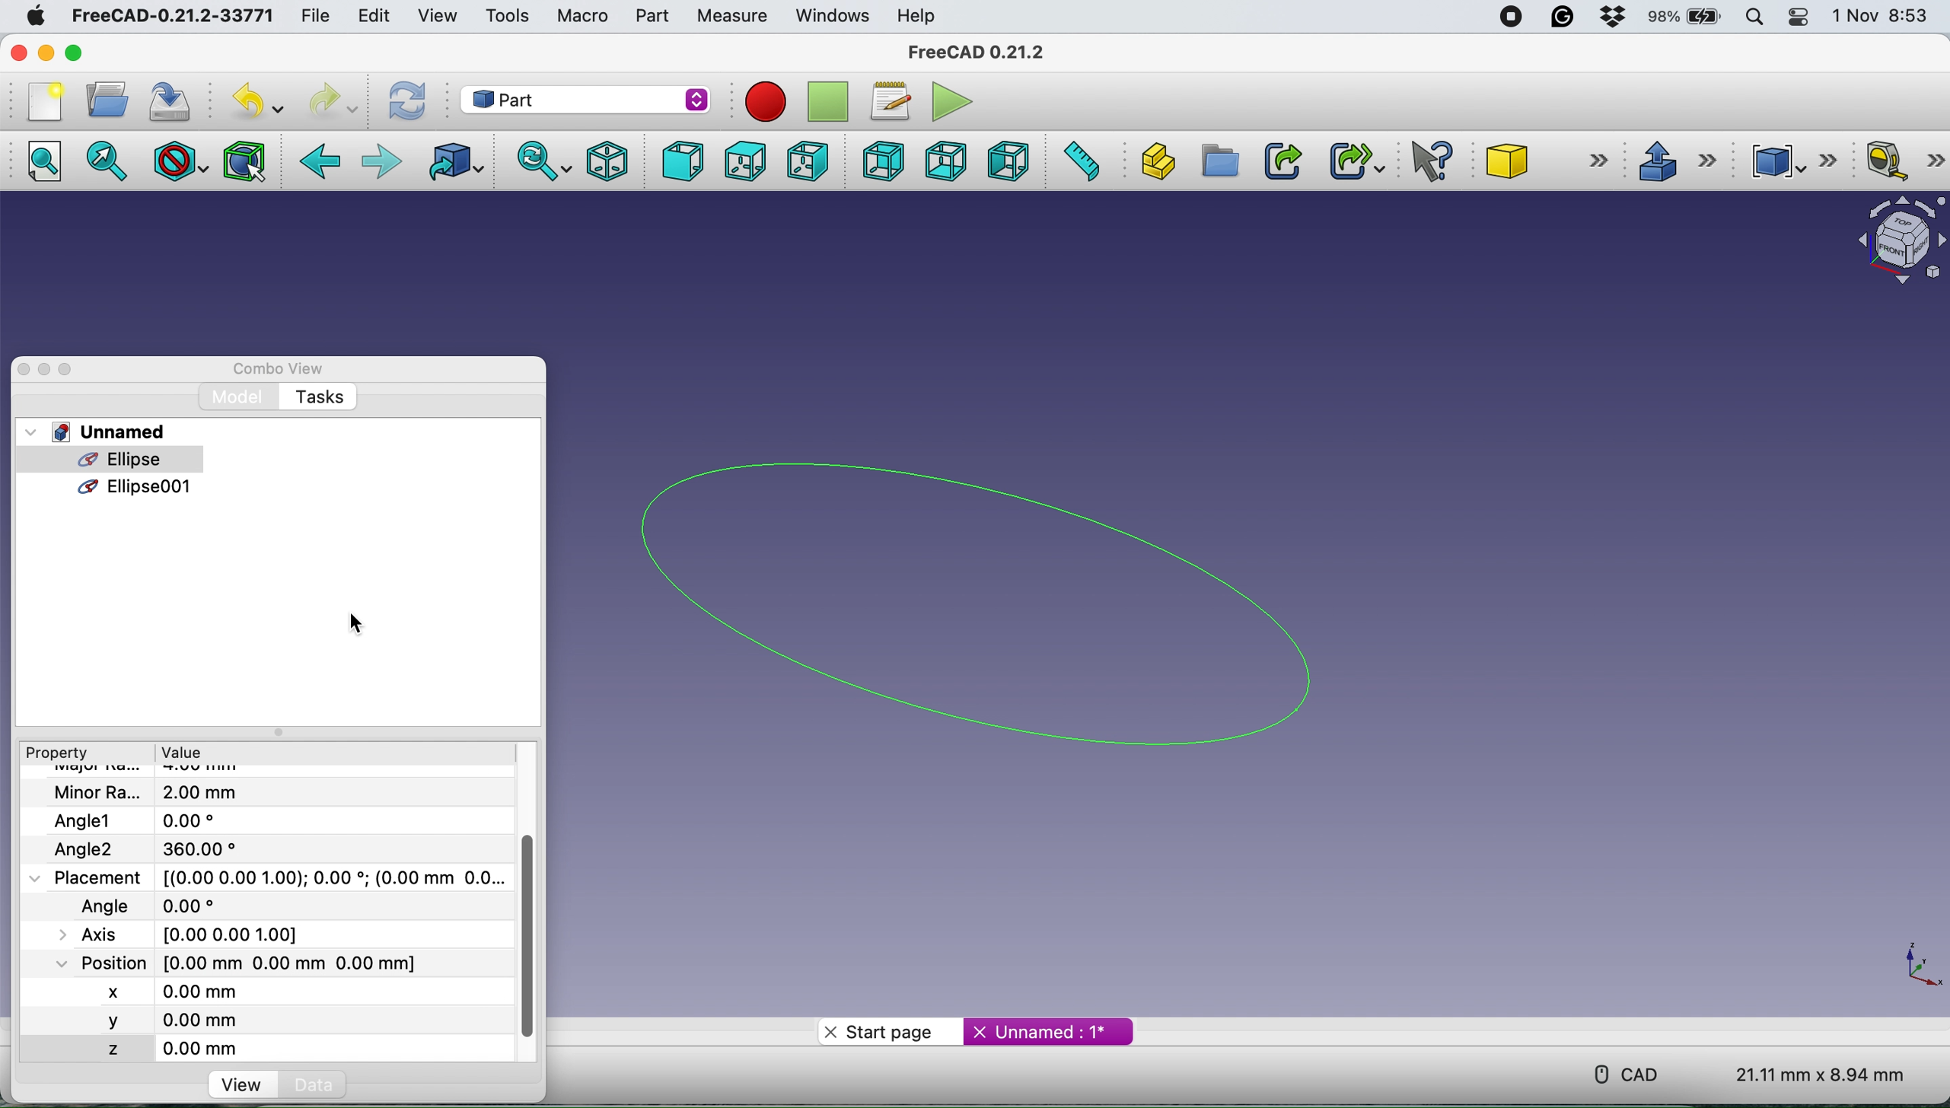  I want to click on macros, so click(890, 99).